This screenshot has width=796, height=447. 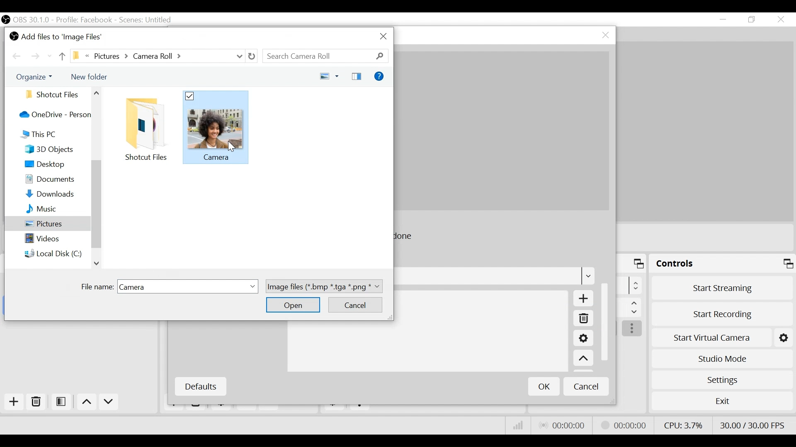 What do you see at coordinates (518, 425) in the screenshot?
I see `Bitrate` at bounding box center [518, 425].